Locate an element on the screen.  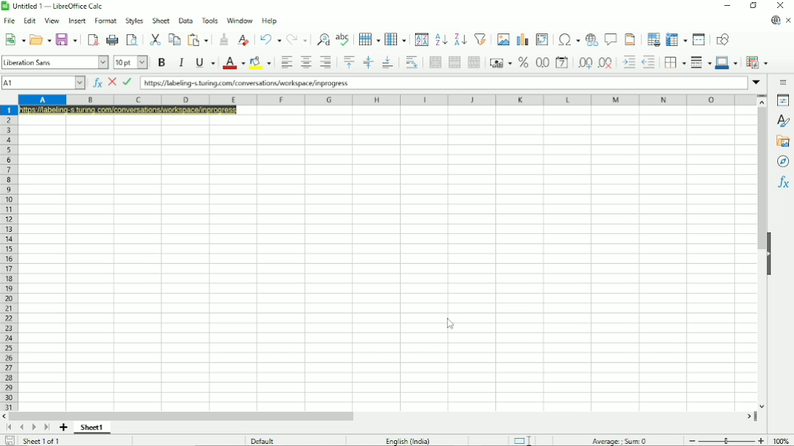
https:// labeling~s.turing.com/conversations/workspace/inprogress. is located at coordinates (129, 110).